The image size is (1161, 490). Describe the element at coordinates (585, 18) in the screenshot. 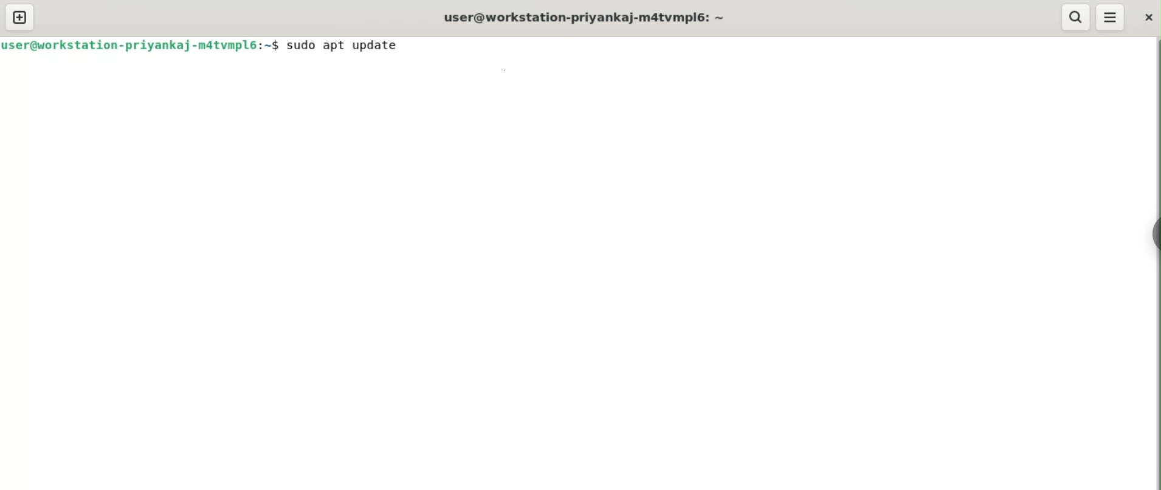

I see `terminal title` at that location.